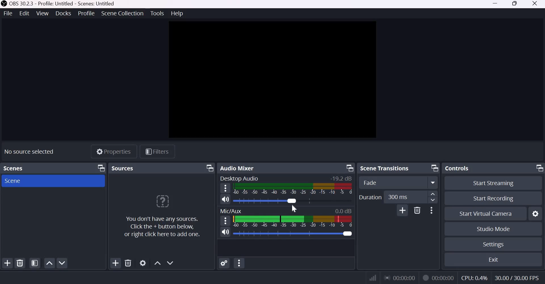 The image size is (545, 284). I want to click on Docks, so click(63, 13).